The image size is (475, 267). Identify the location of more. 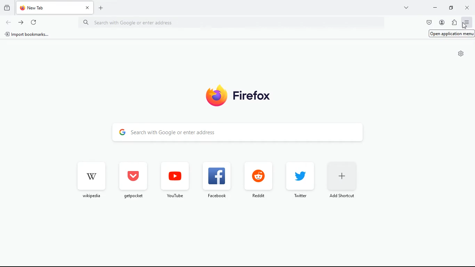
(407, 8).